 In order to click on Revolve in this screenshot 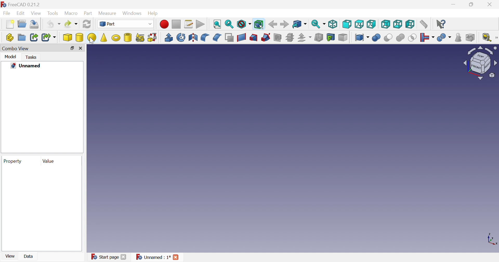, I will do `click(182, 37)`.